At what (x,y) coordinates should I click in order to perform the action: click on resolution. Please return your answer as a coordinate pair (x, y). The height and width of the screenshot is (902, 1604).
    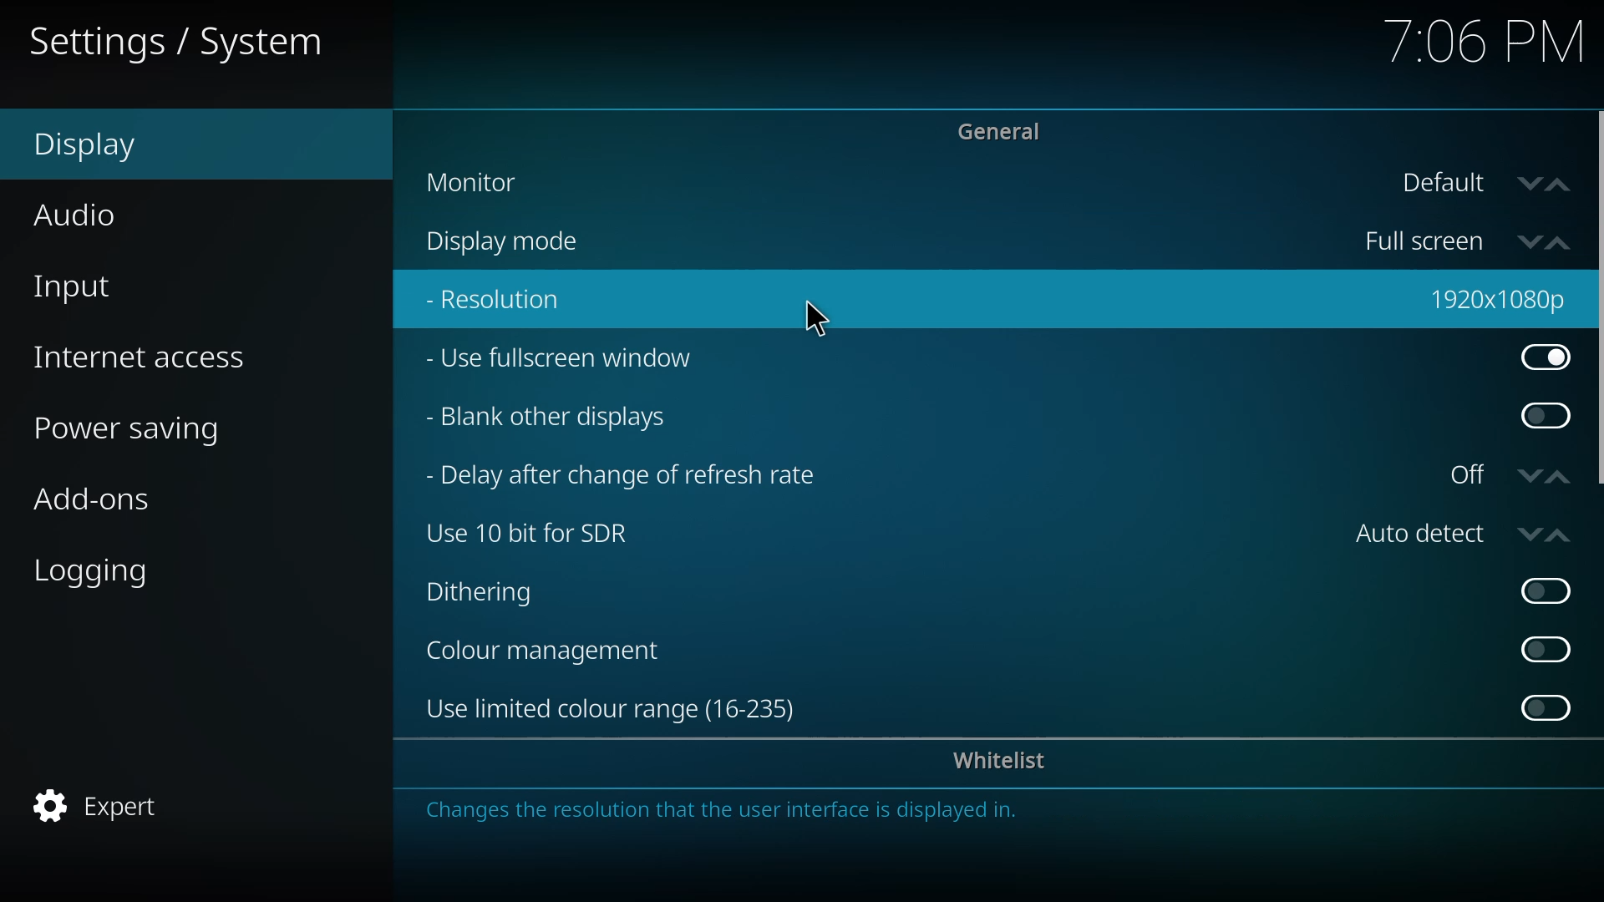
    Looking at the image, I should click on (514, 299).